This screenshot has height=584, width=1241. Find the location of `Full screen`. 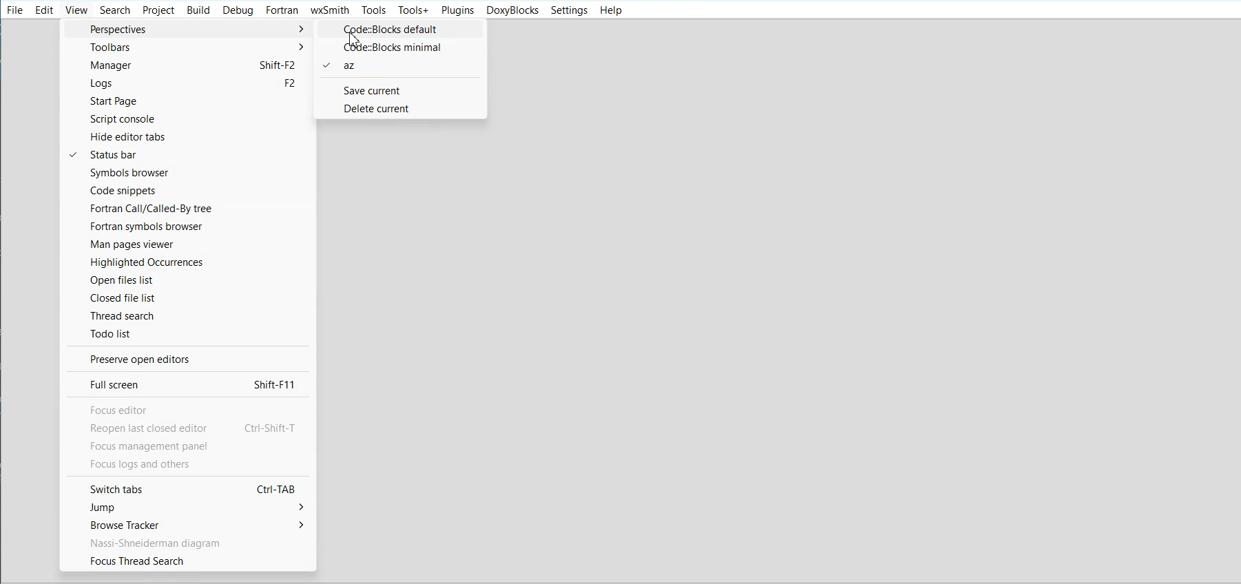

Full screen is located at coordinates (187, 384).